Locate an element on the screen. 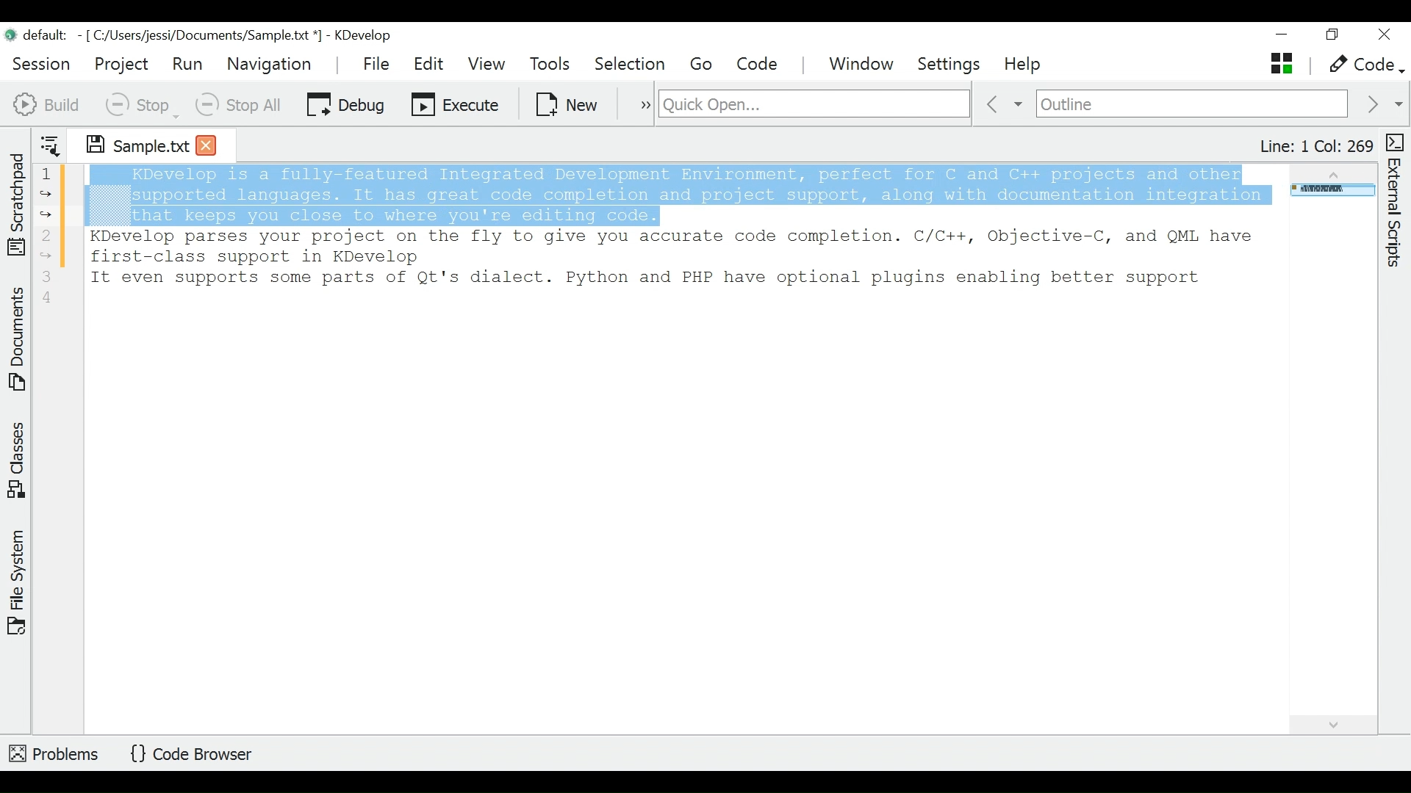  2 KDevelop parses your project on the fly to give you accurate code completion. C/C++, Objective-C, and QML have first-class support in KDevelop. 3 It even supports some parts of Qt's dialect. Python and PHP have optional plugins enabling better support is located at coordinates (669, 272).